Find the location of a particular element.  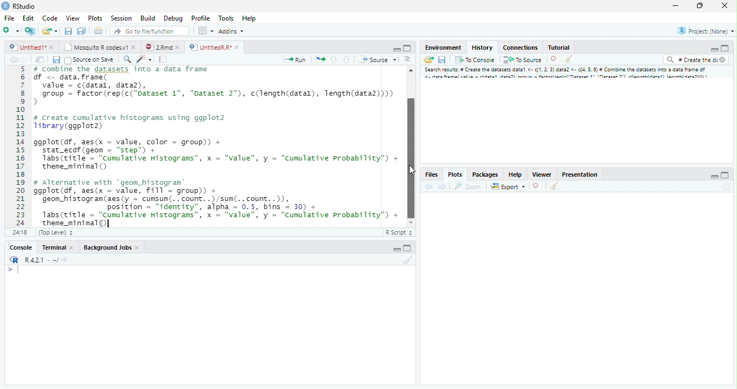

Plots is located at coordinates (454, 174).